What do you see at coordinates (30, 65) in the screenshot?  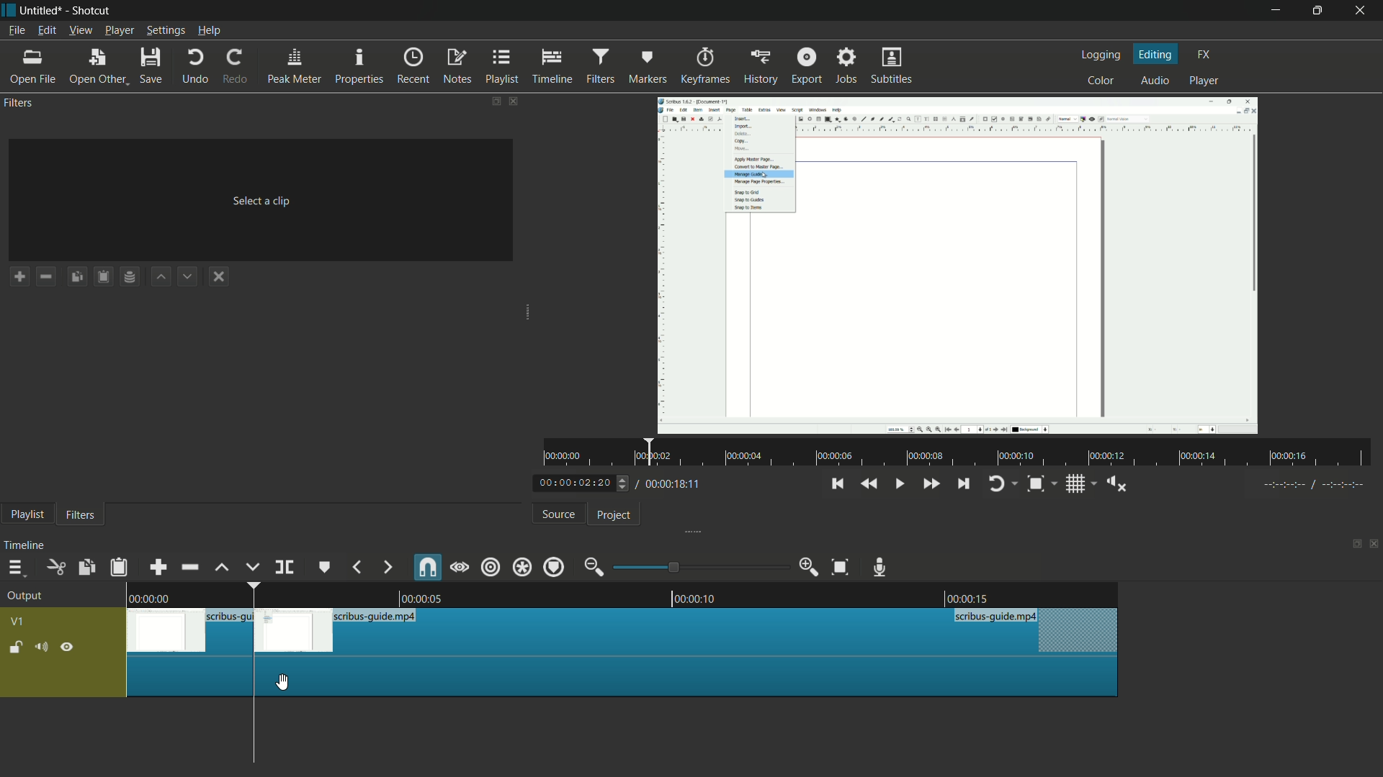 I see `open file` at bounding box center [30, 65].